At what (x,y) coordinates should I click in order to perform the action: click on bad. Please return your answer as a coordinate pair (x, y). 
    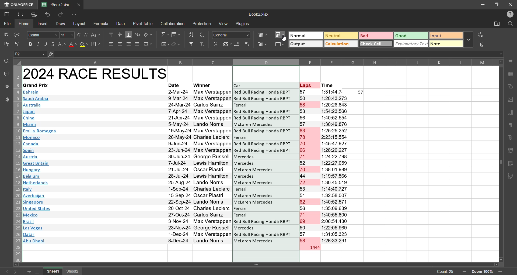
    Looking at the image, I should click on (373, 37).